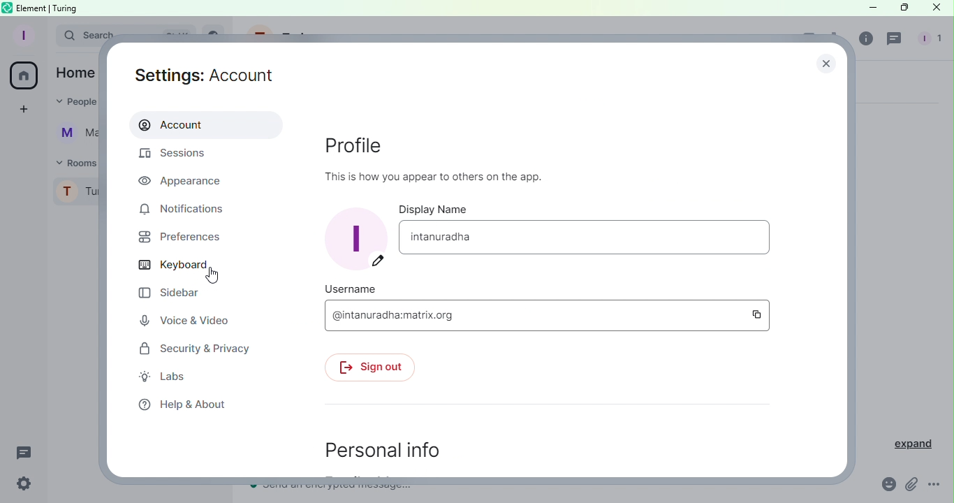 This screenshot has height=503, width=954. I want to click on Close, so click(829, 60).